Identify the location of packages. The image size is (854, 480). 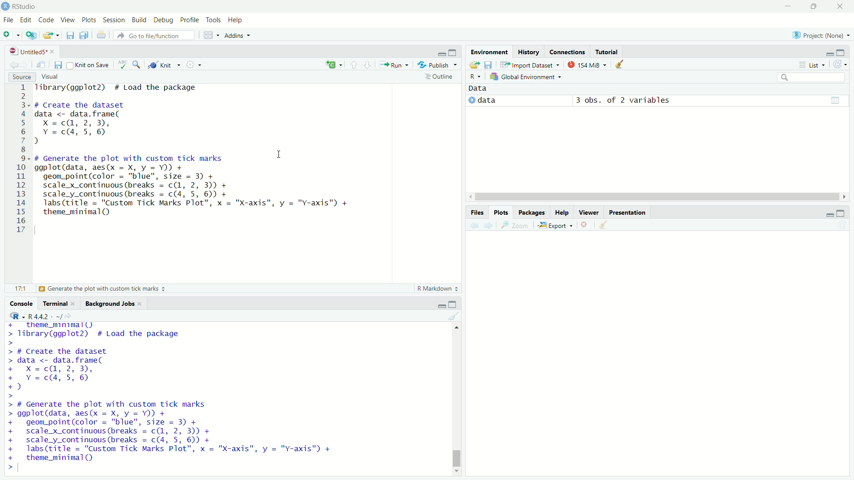
(532, 212).